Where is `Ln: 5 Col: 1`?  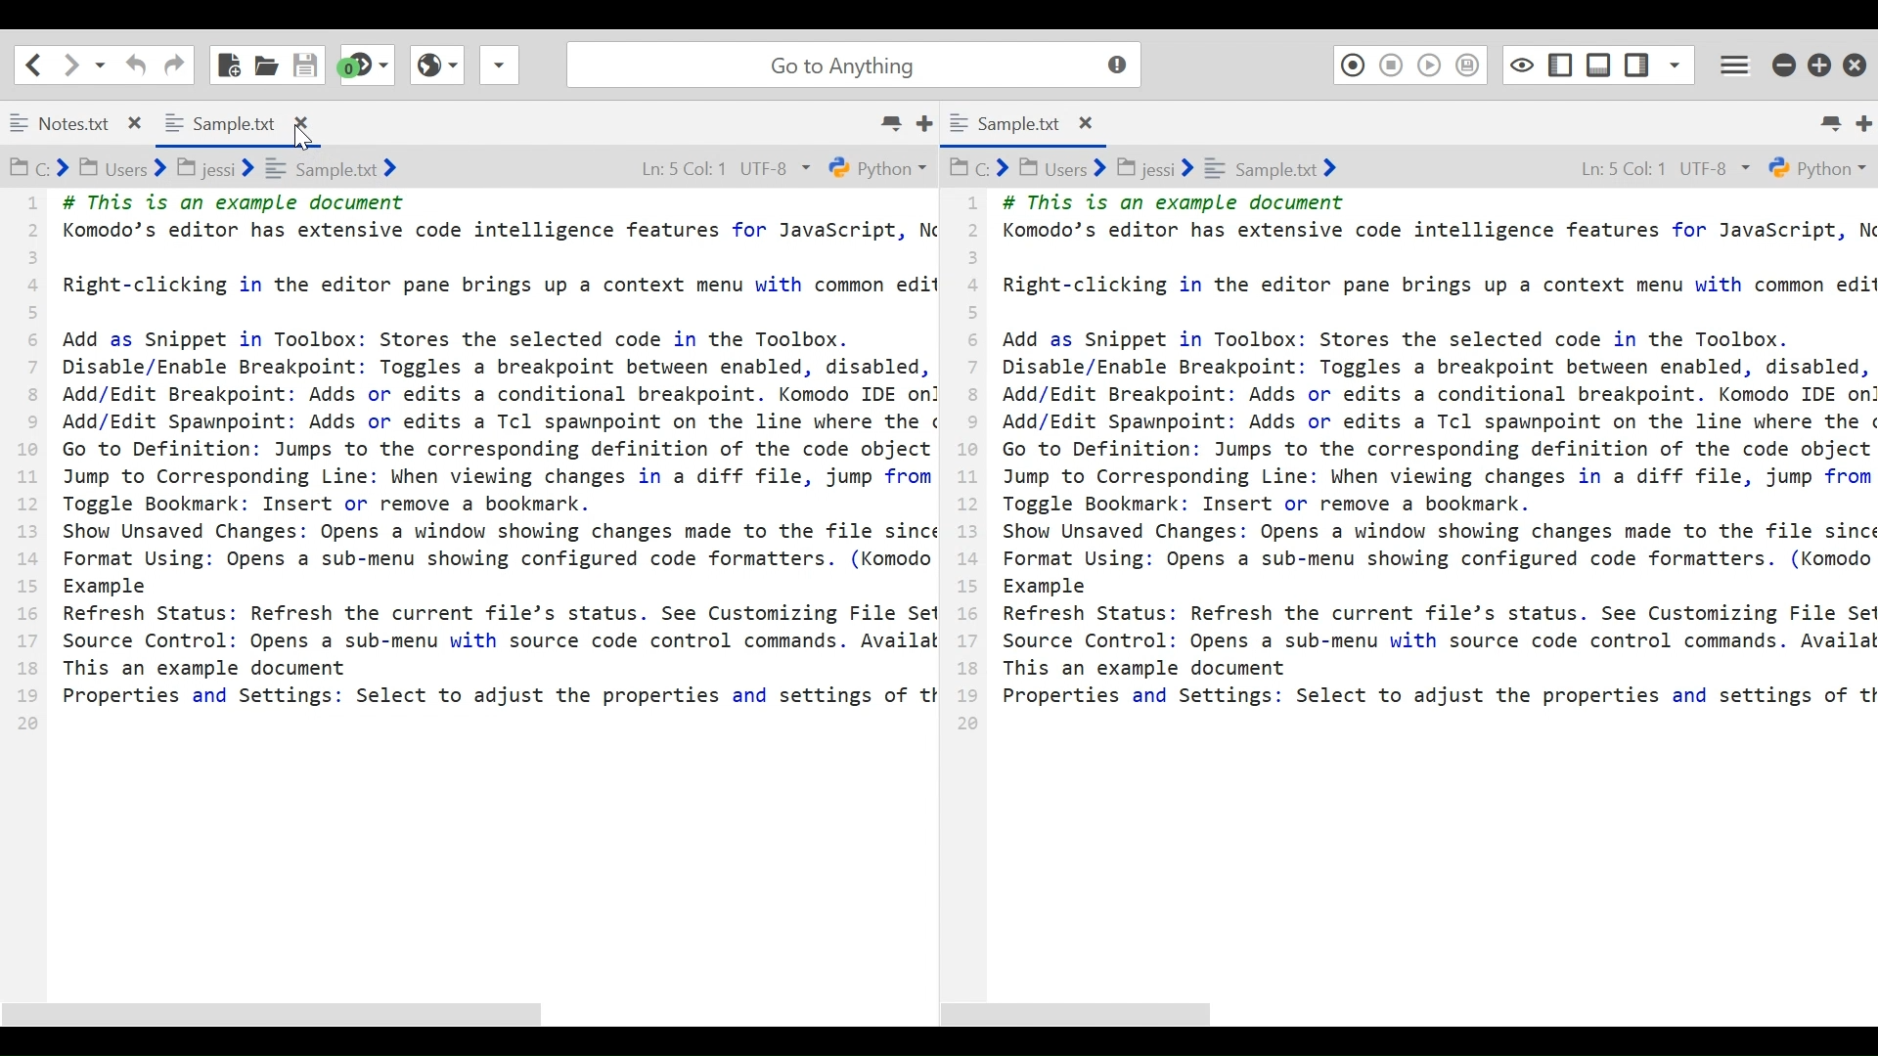
Ln: 5 Col: 1 is located at coordinates (682, 165).